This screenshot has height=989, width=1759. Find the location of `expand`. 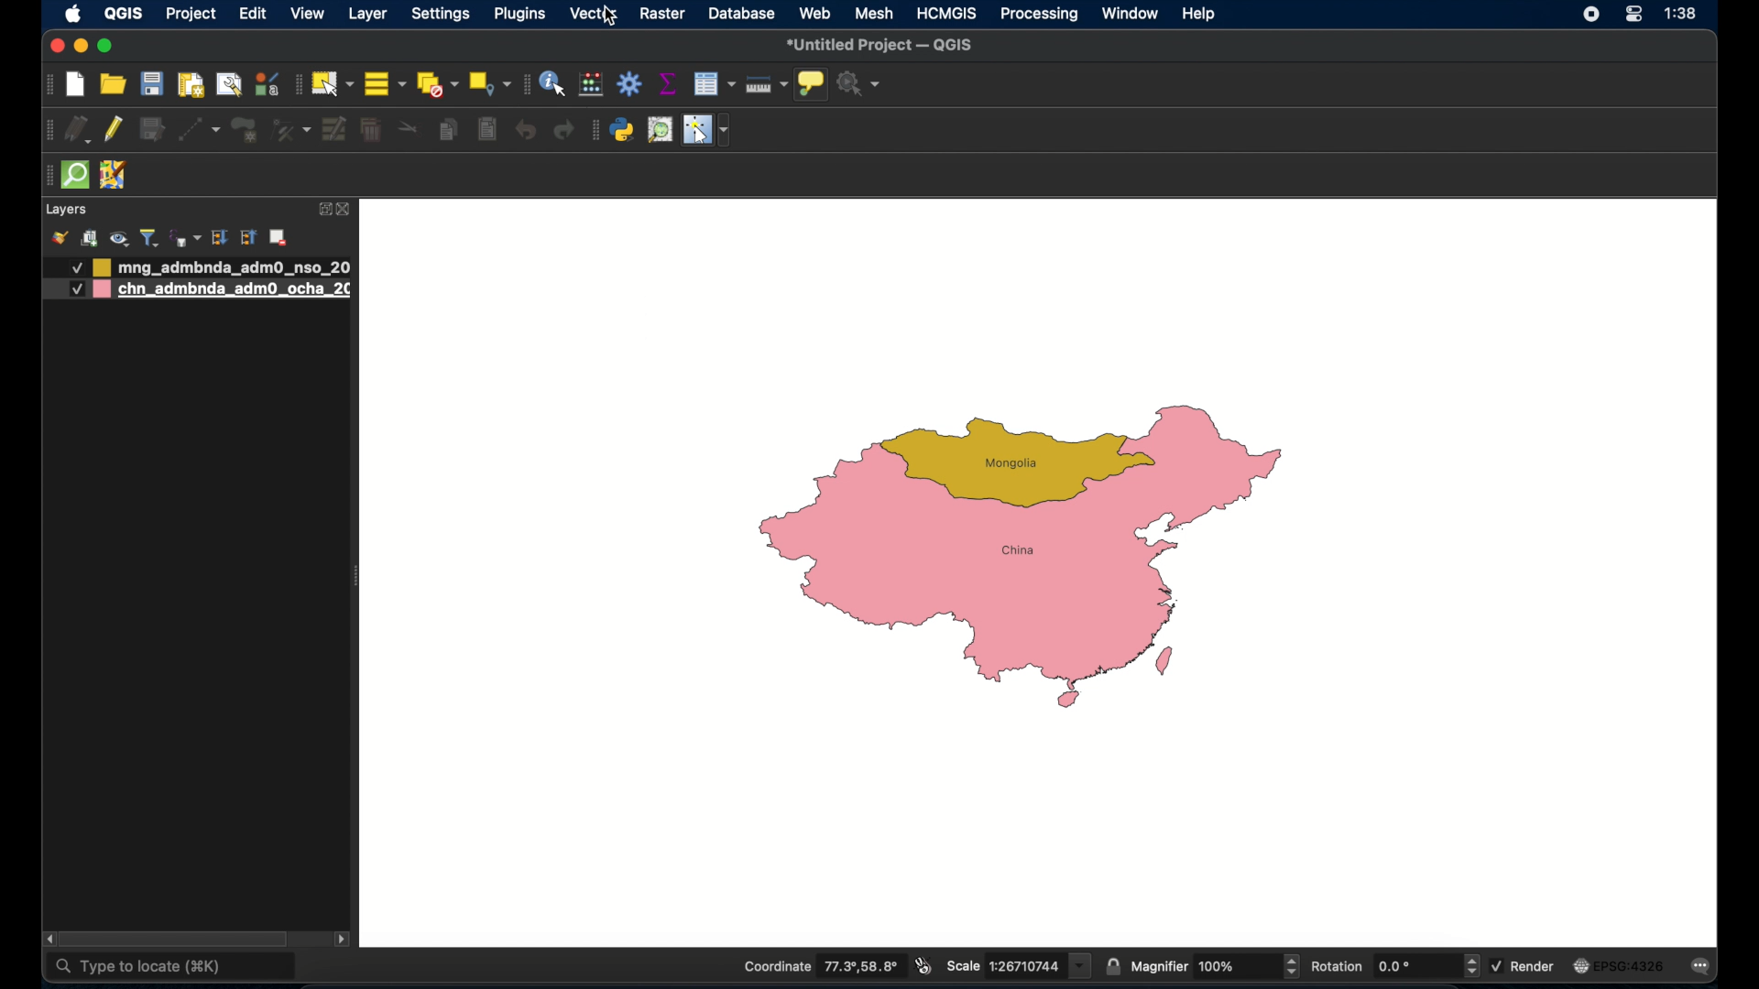

expand is located at coordinates (322, 209).